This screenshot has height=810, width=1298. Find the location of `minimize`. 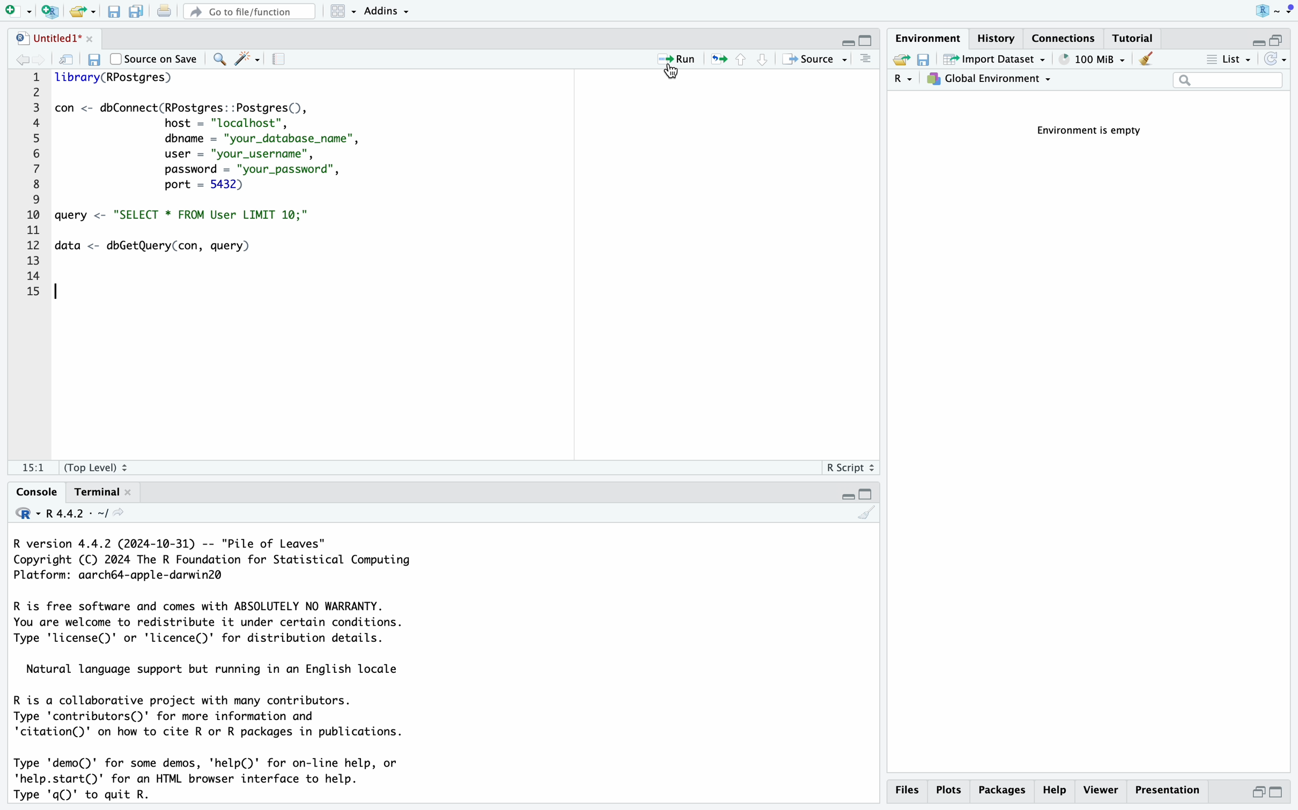

minimize is located at coordinates (1253, 795).